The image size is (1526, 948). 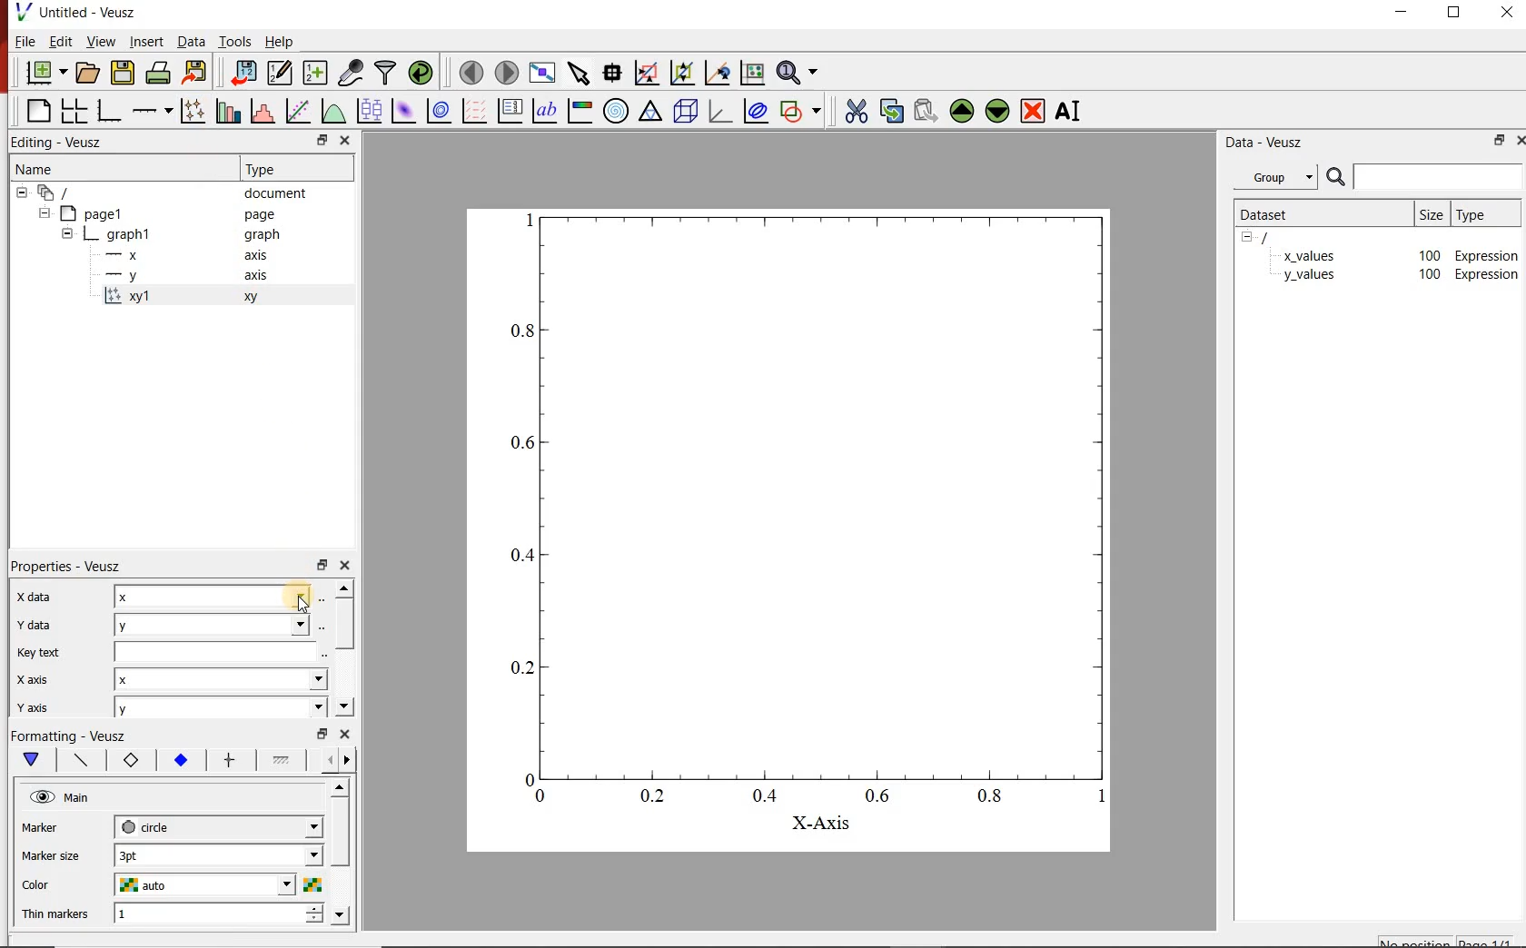 I want to click on plot line, so click(x=84, y=760).